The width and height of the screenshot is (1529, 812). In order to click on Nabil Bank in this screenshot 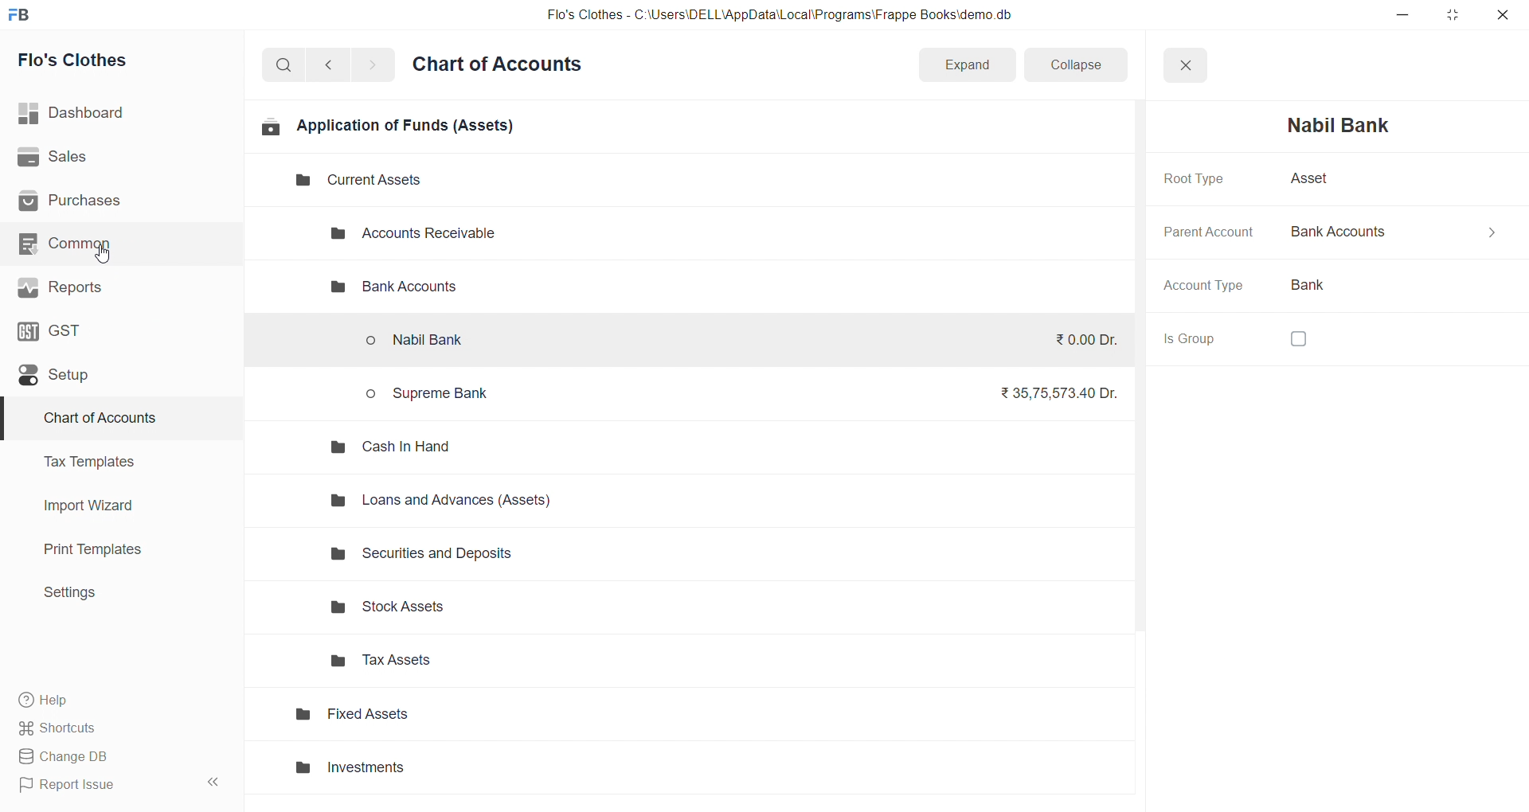, I will do `click(1347, 125)`.